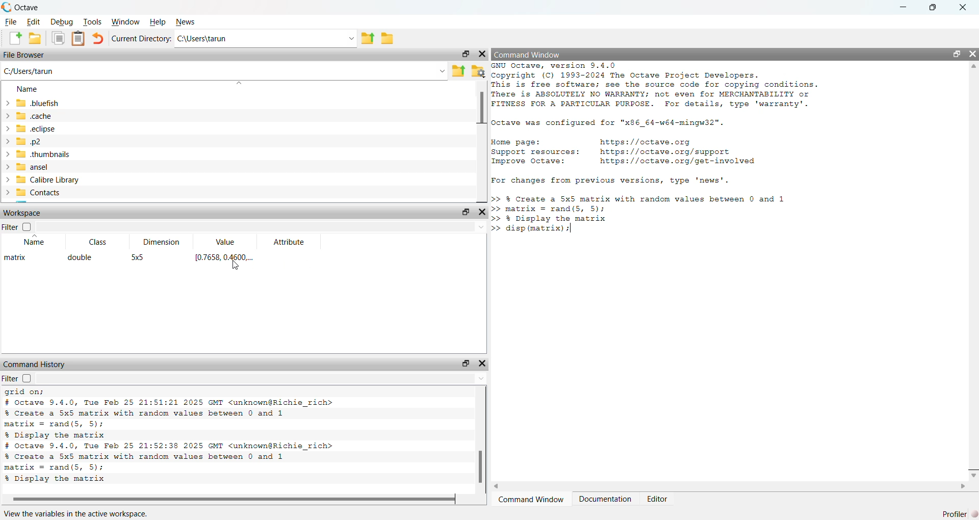  Describe the element at coordinates (223, 239) in the screenshot. I see `Value` at that location.